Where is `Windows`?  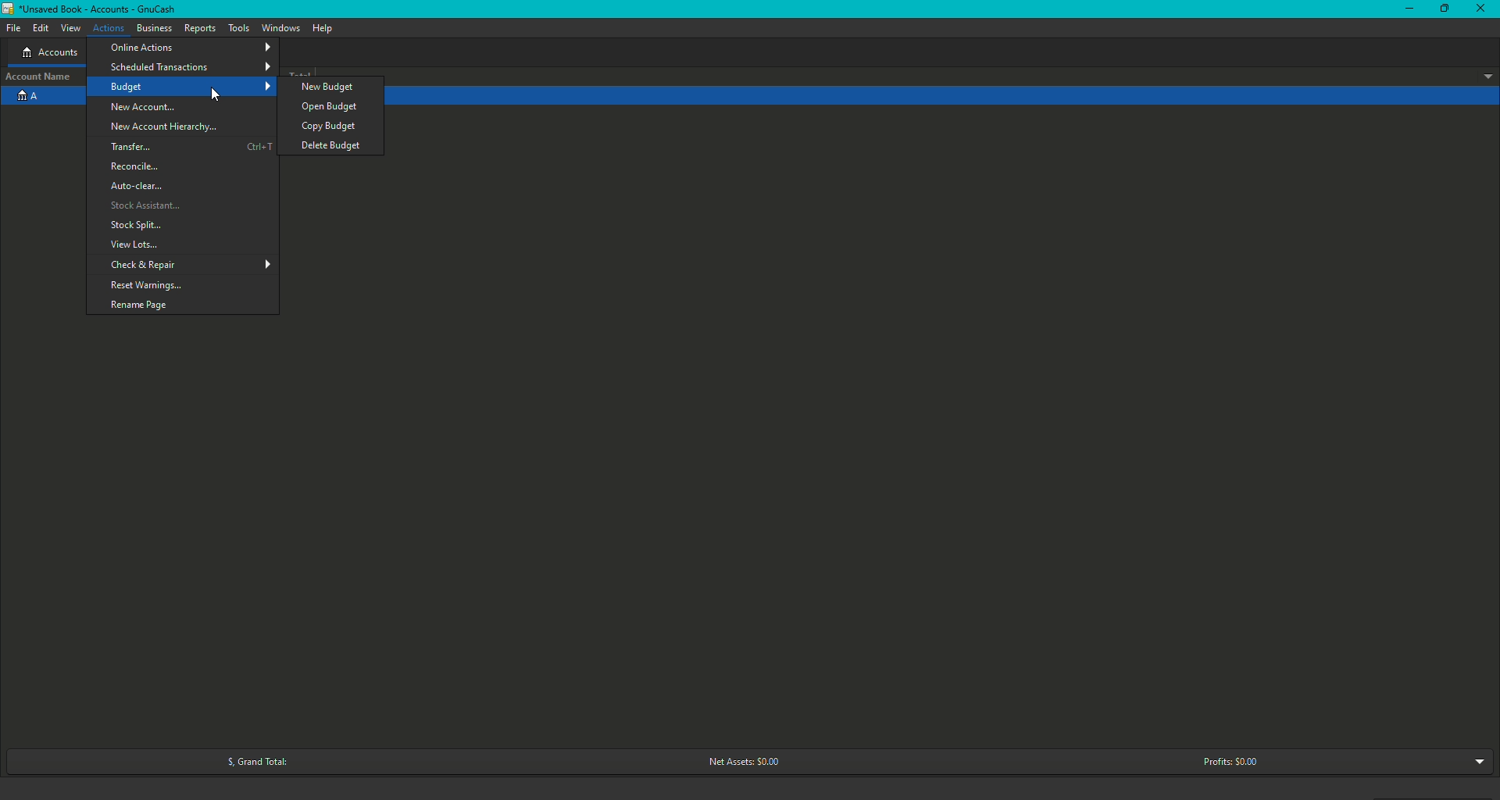
Windows is located at coordinates (280, 29).